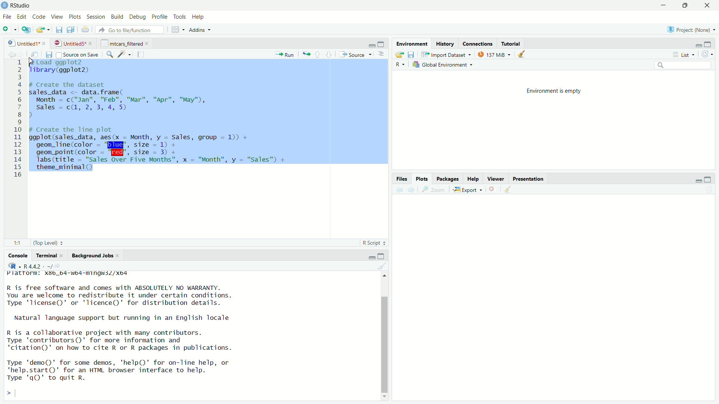 This screenshot has width=719, height=404. What do you see at coordinates (698, 181) in the screenshot?
I see `minimize` at bounding box center [698, 181].